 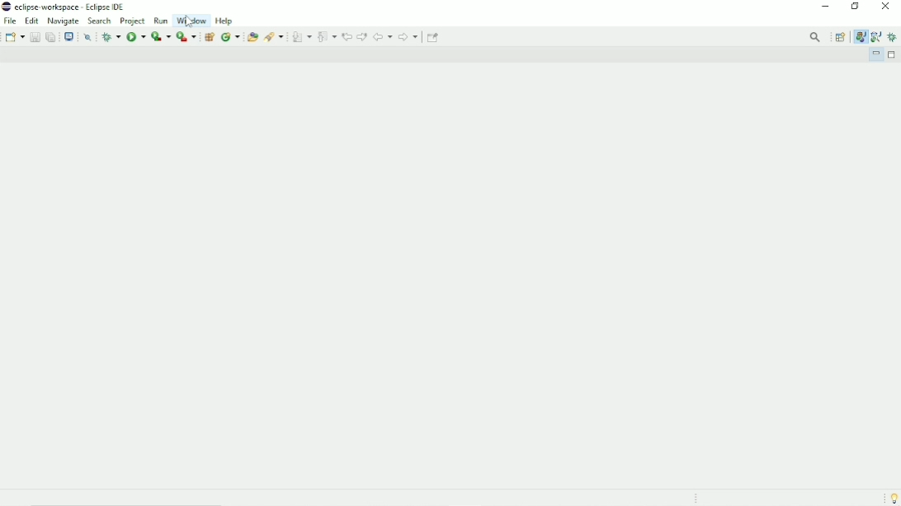 I want to click on Close, so click(x=886, y=9).